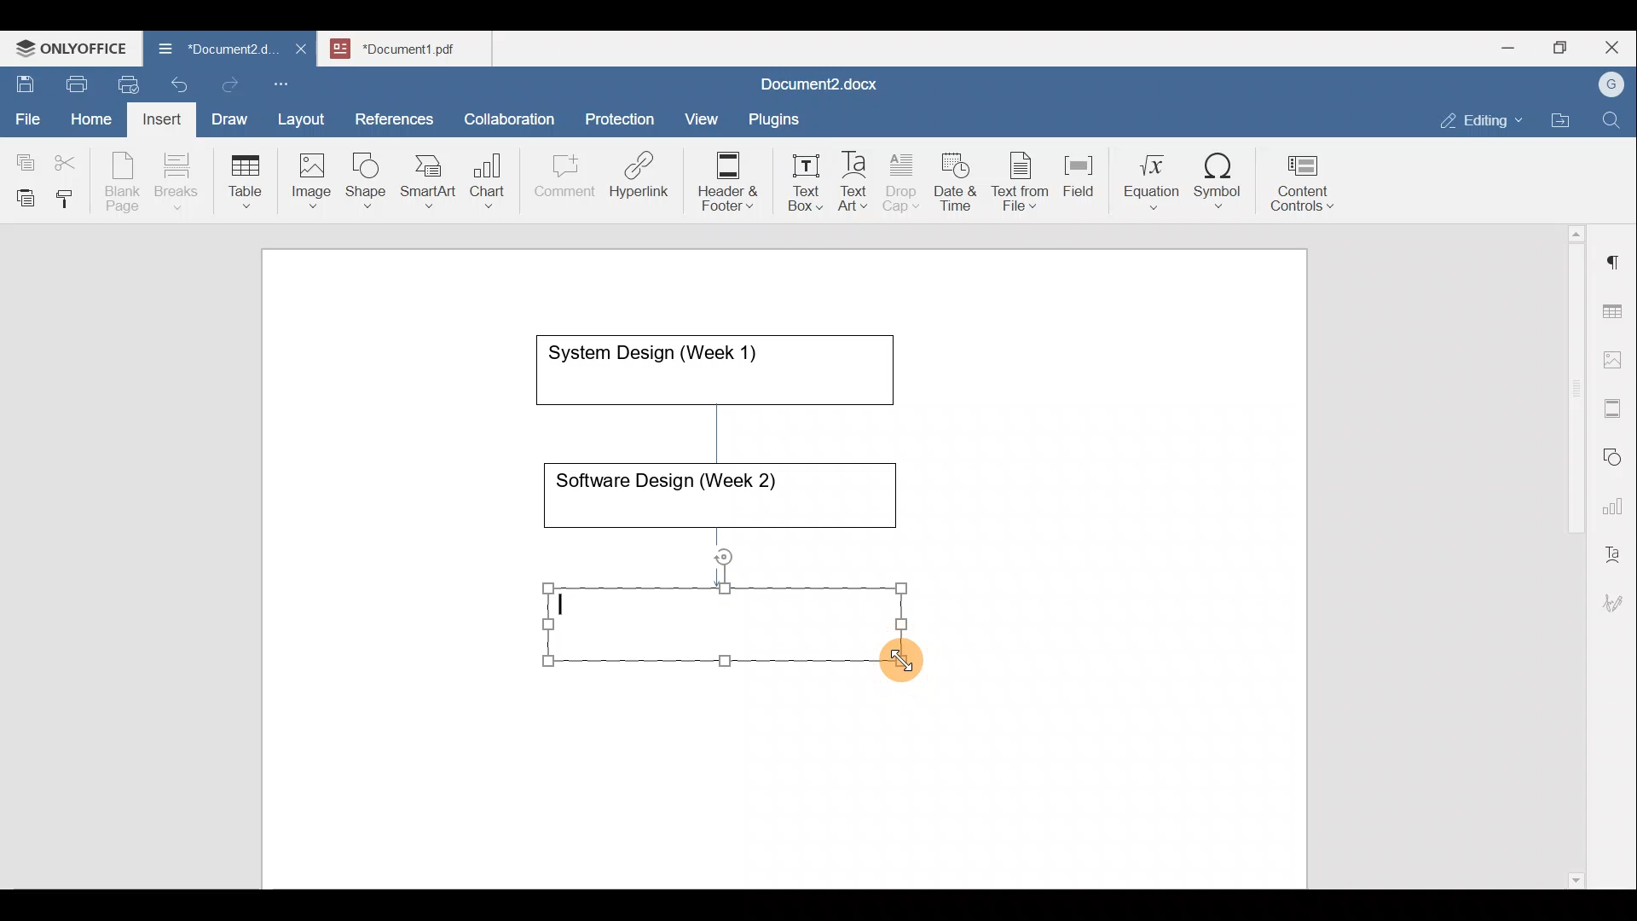  Describe the element at coordinates (24, 80) in the screenshot. I see `Save` at that location.